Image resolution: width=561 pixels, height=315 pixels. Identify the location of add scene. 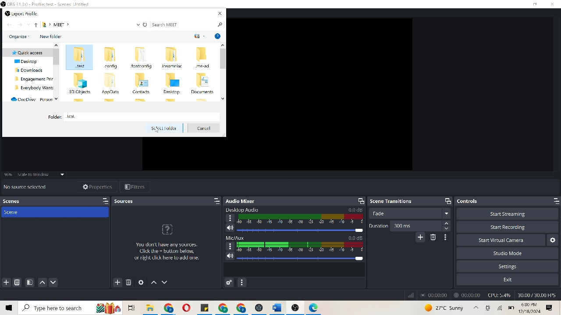
(6, 282).